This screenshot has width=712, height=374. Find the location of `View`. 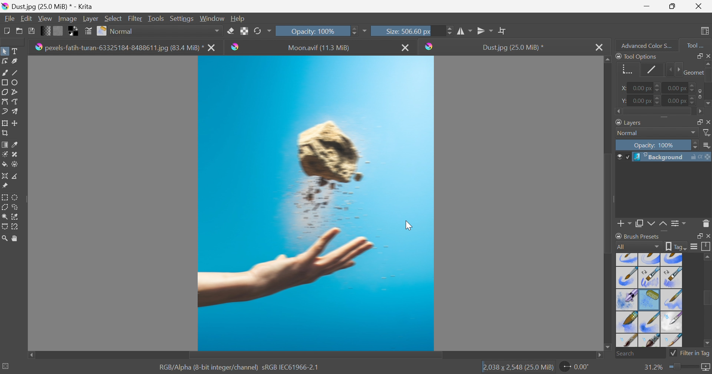

View is located at coordinates (45, 17).